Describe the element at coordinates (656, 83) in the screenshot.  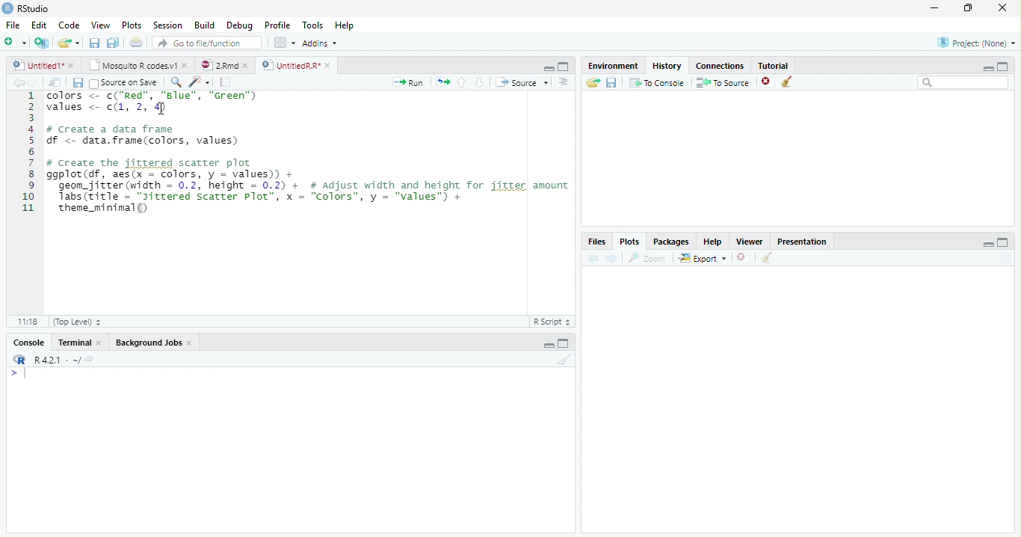
I see `To Console` at that location.